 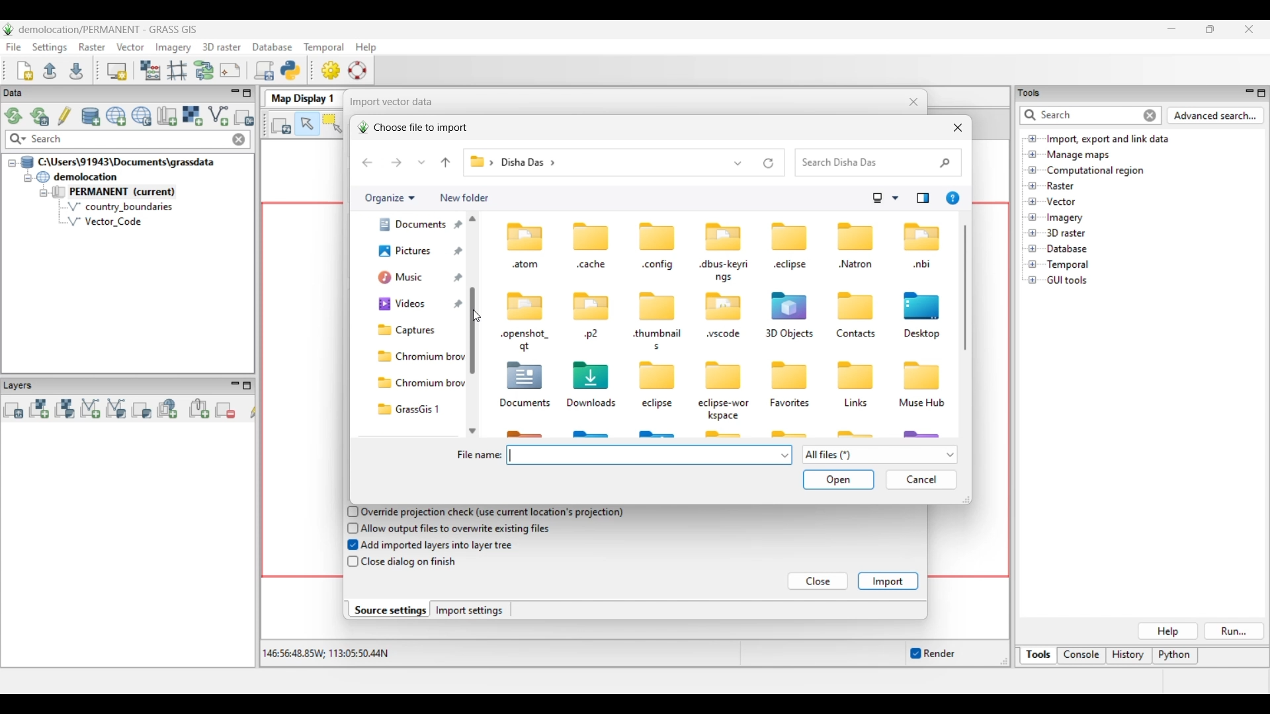 What do you see at coordinates (349, 545) in the screenshot?
I see `checkbox` at bounding box center [349, 545].